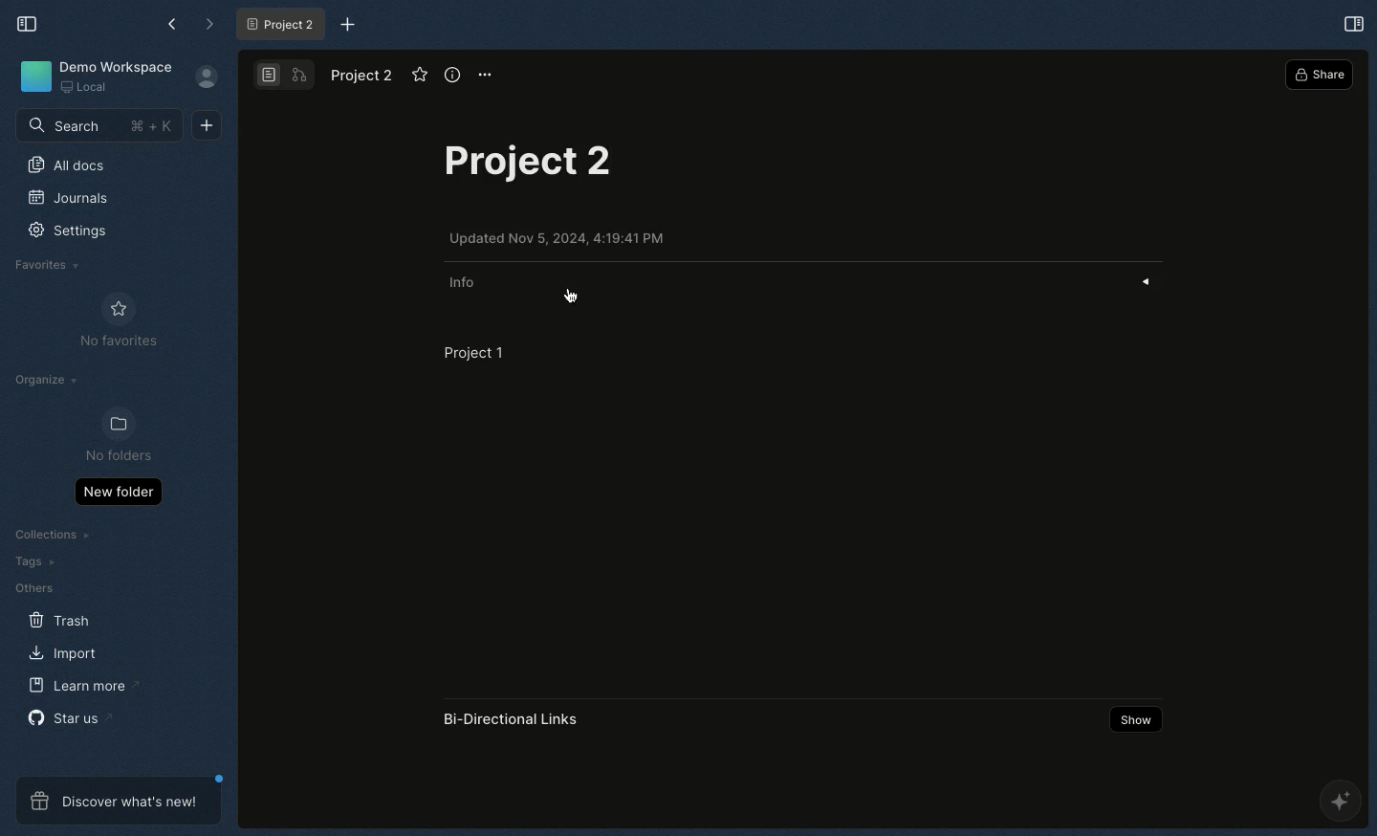 This screenshot has height=836, width=1377. Describe the element at coordinates (1133, 721) in the screenshot. I see `Show` at that location.